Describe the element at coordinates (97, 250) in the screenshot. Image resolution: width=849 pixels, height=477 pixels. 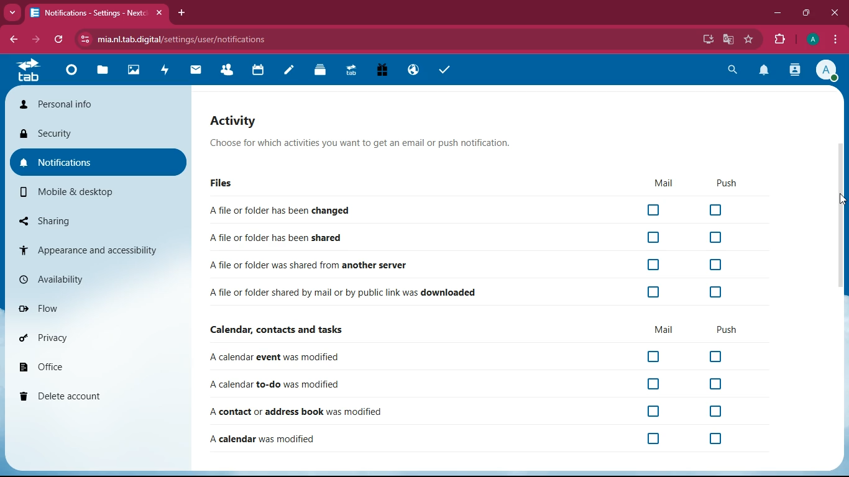
I see `appearance and accessibility` at that location.